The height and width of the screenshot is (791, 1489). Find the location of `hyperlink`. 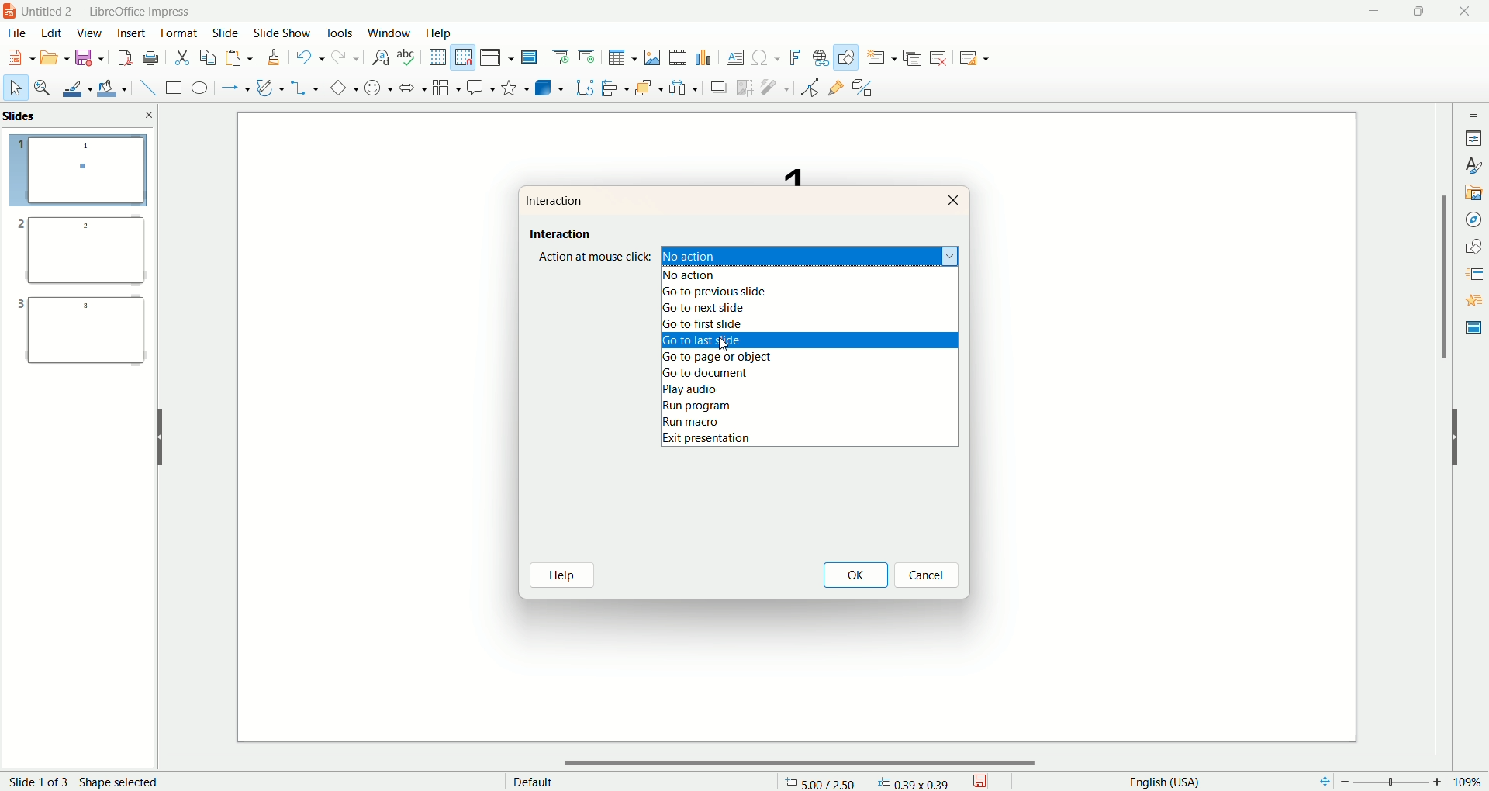

hyperlink is located at coordinates (817, 58).